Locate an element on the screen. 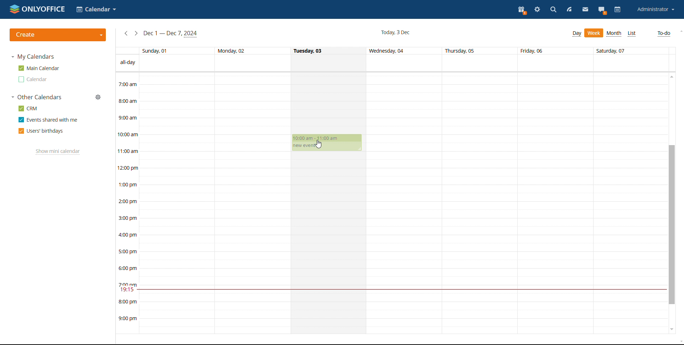 Image resolution: width=684 pixels, height=345 pixels. Users' birthdays is located at coordinates (40, 131).